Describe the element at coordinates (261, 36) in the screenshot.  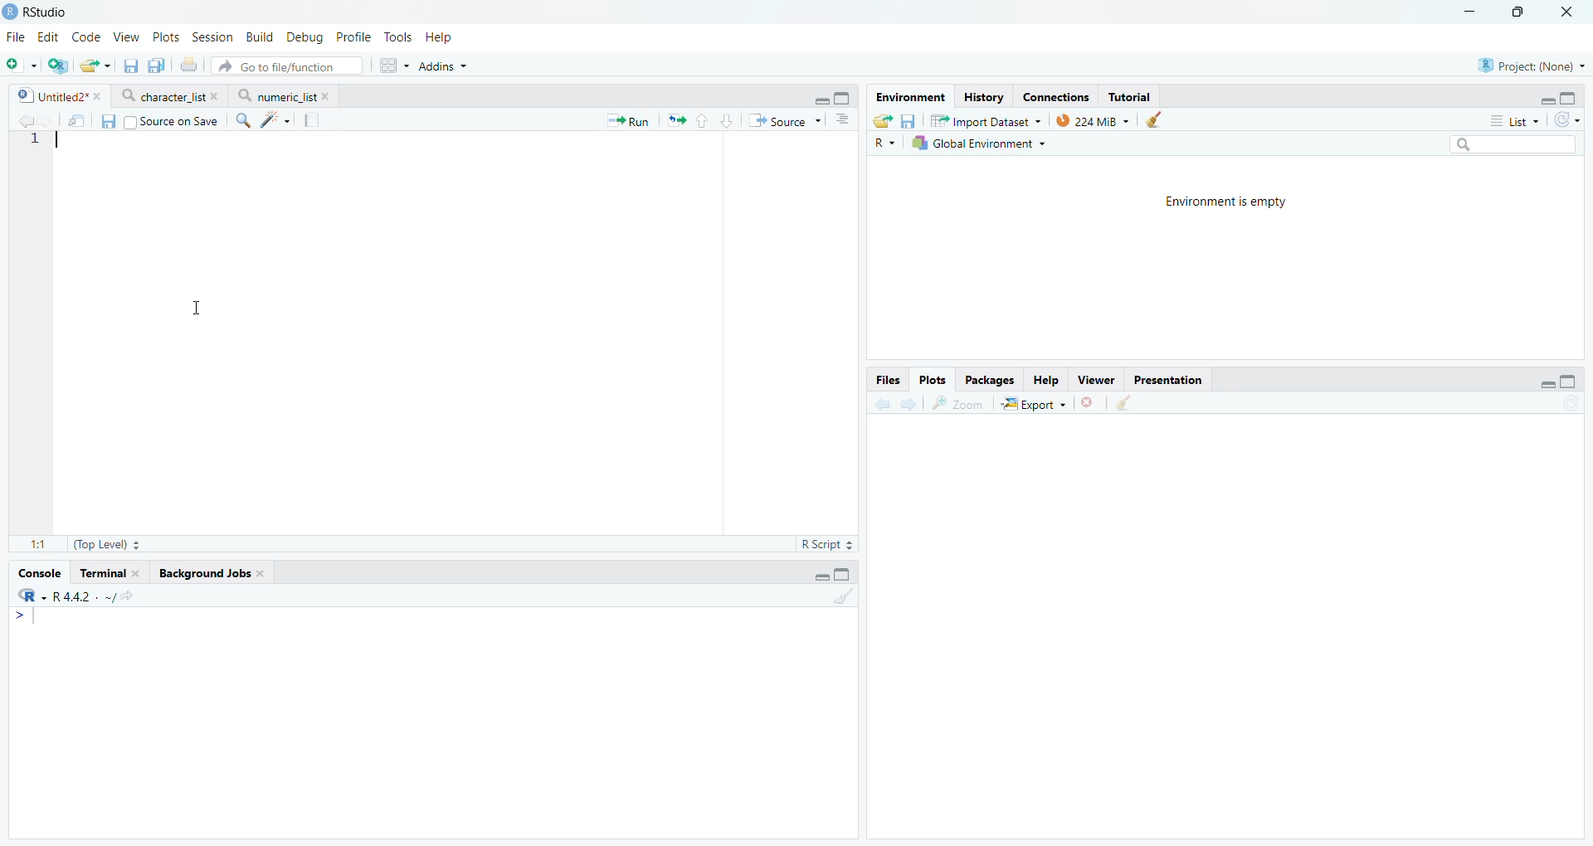
I see `Build` at that location.